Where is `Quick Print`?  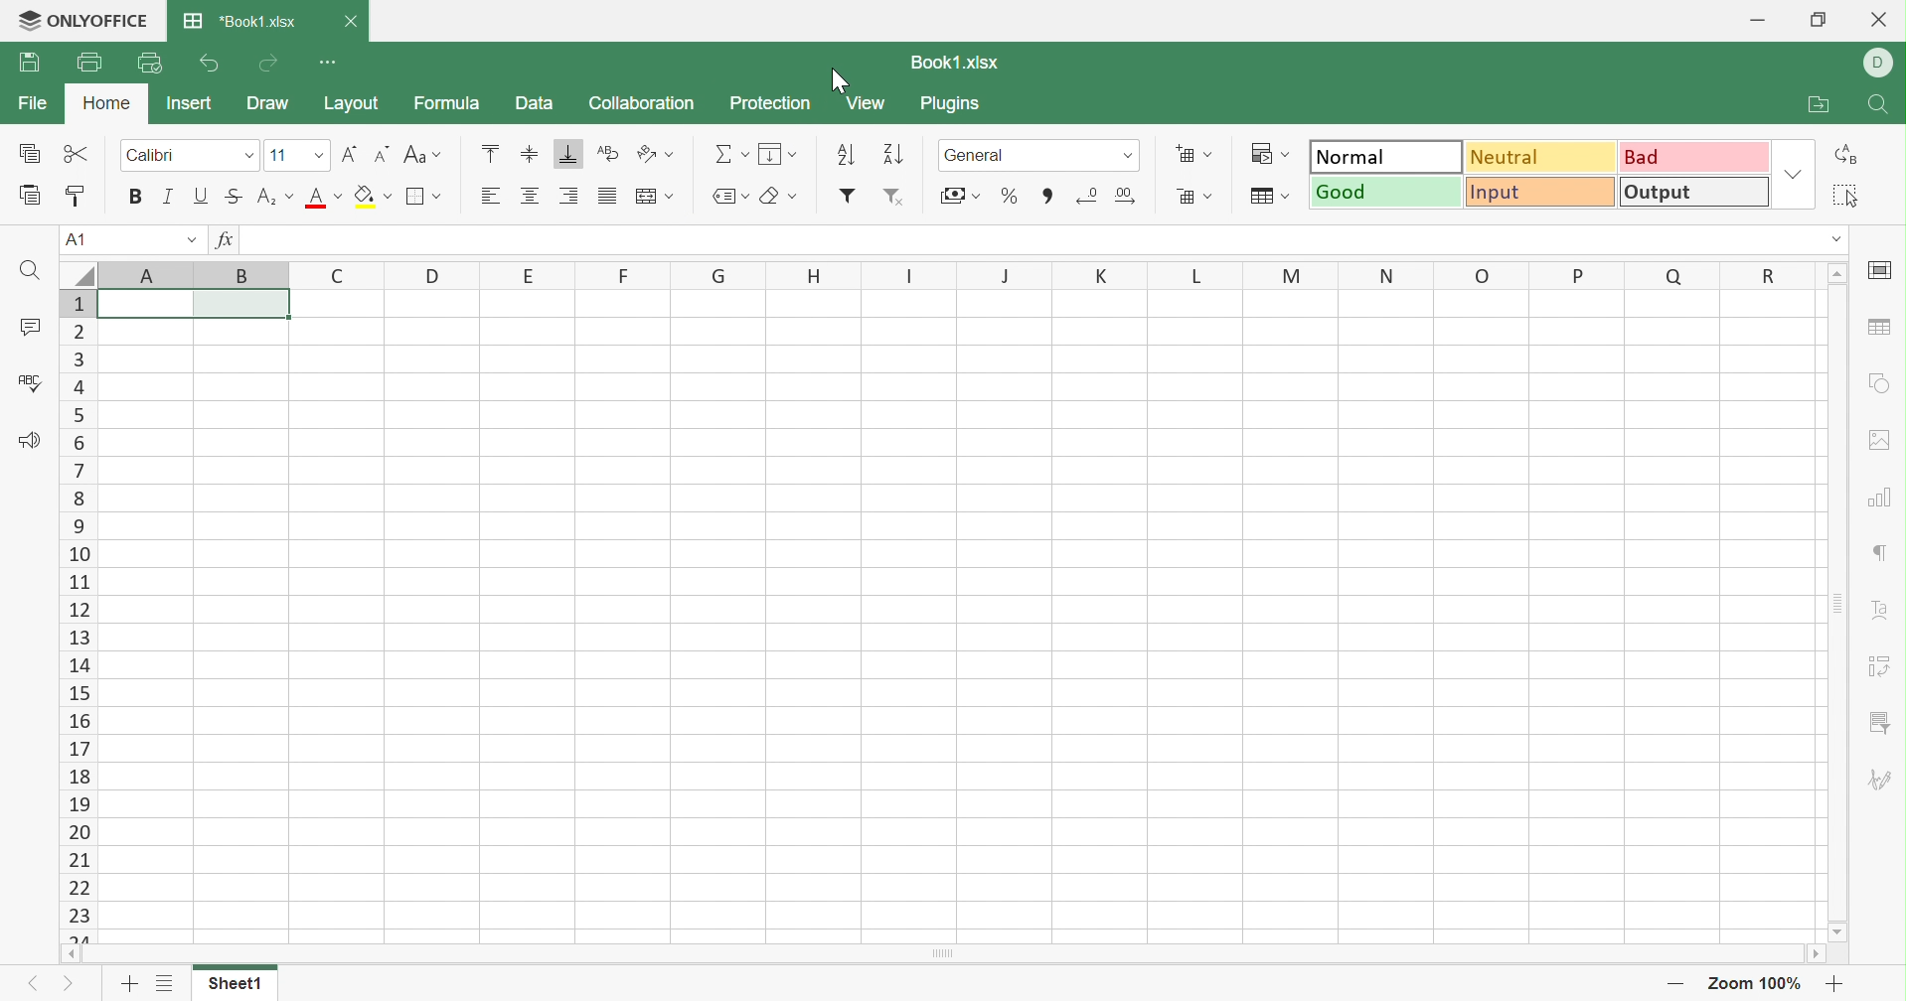 Quick Print is located at coordinates (146, 62).